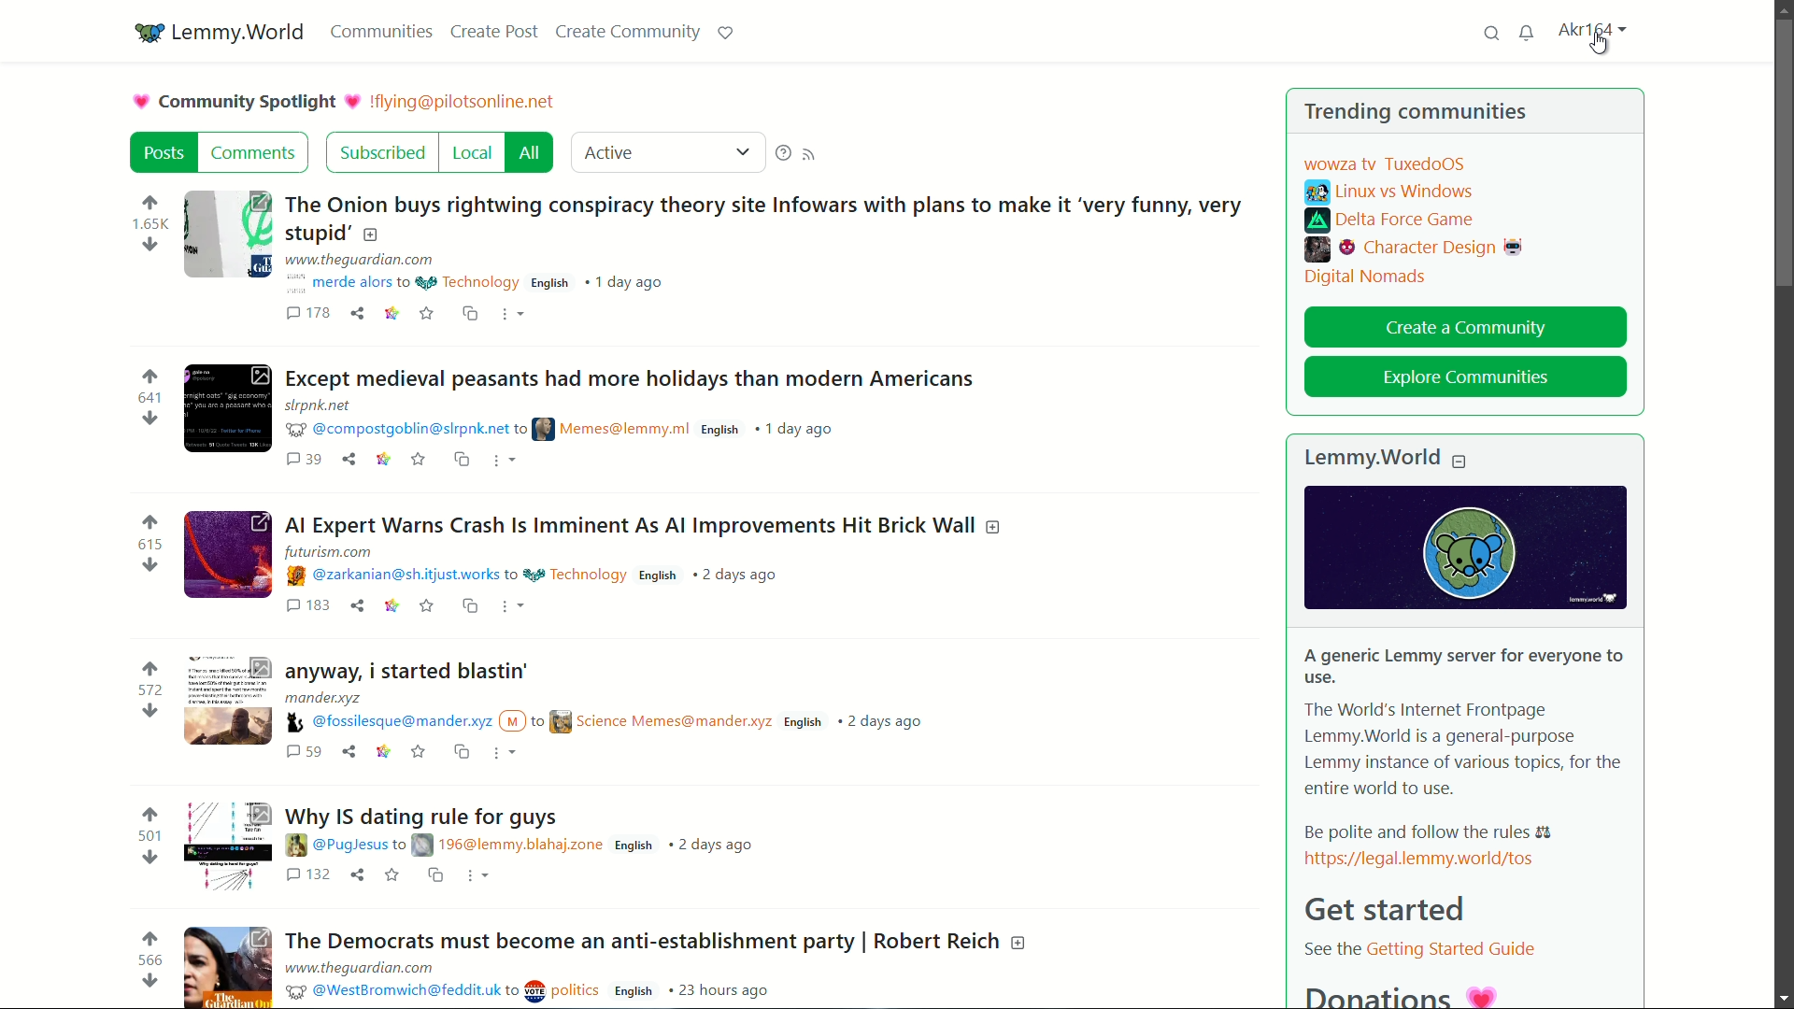  I want to click on picture, so click(356, 99).